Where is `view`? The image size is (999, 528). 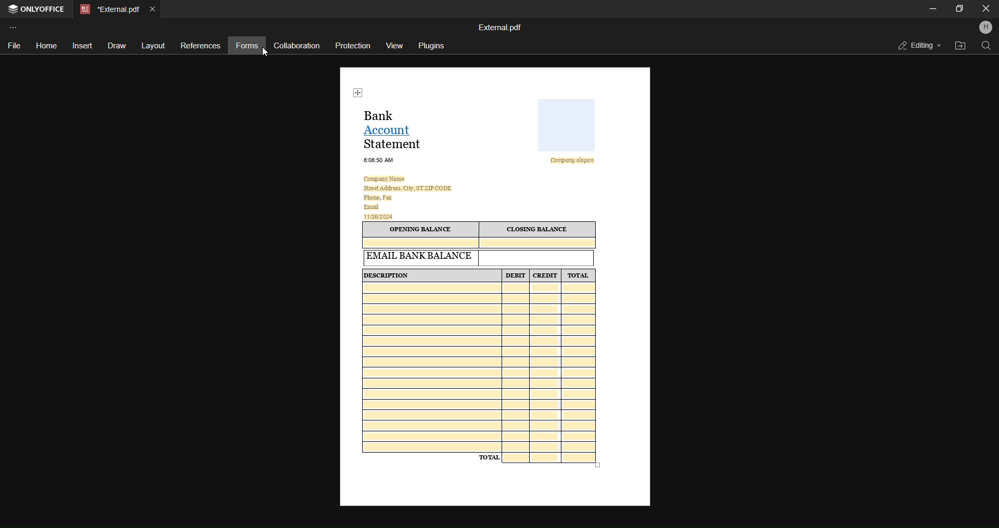
view is located at coordinates (393, 46).